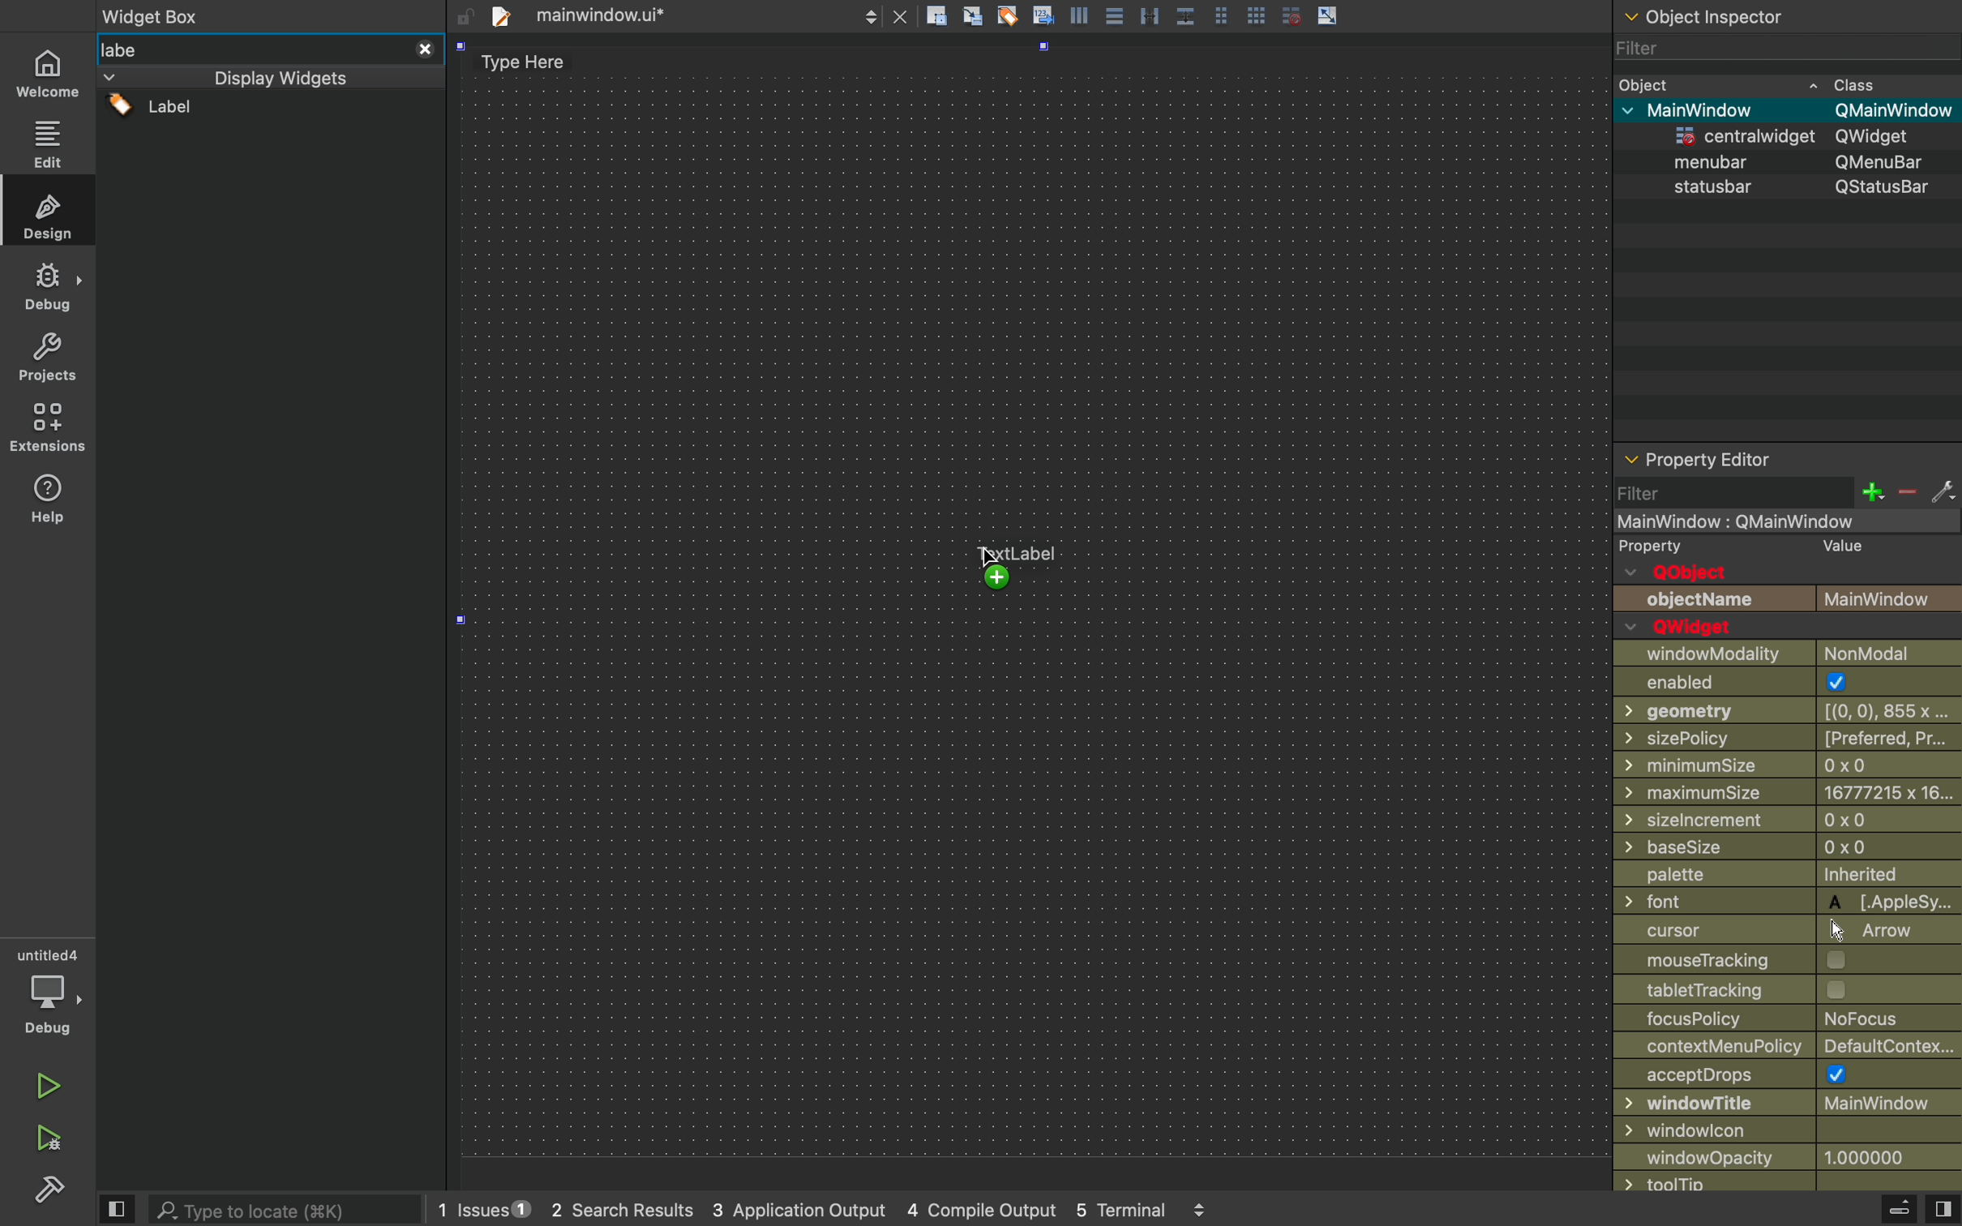 Image resolution: width=1962 pixels, height=1226 pixels. I want to click on object, so click(1785, 83).